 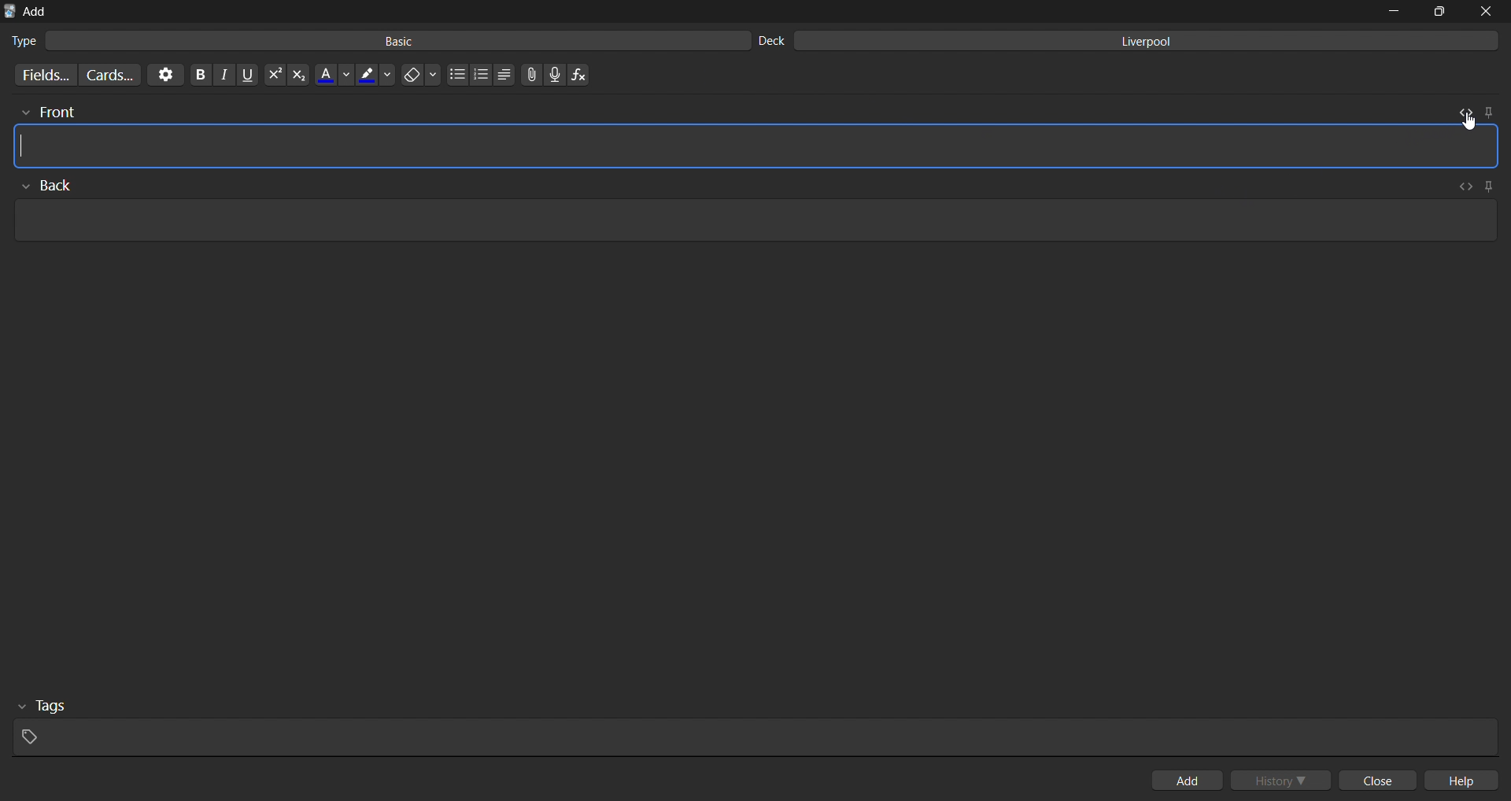 I want to click on back, so click(x=56, y=186).